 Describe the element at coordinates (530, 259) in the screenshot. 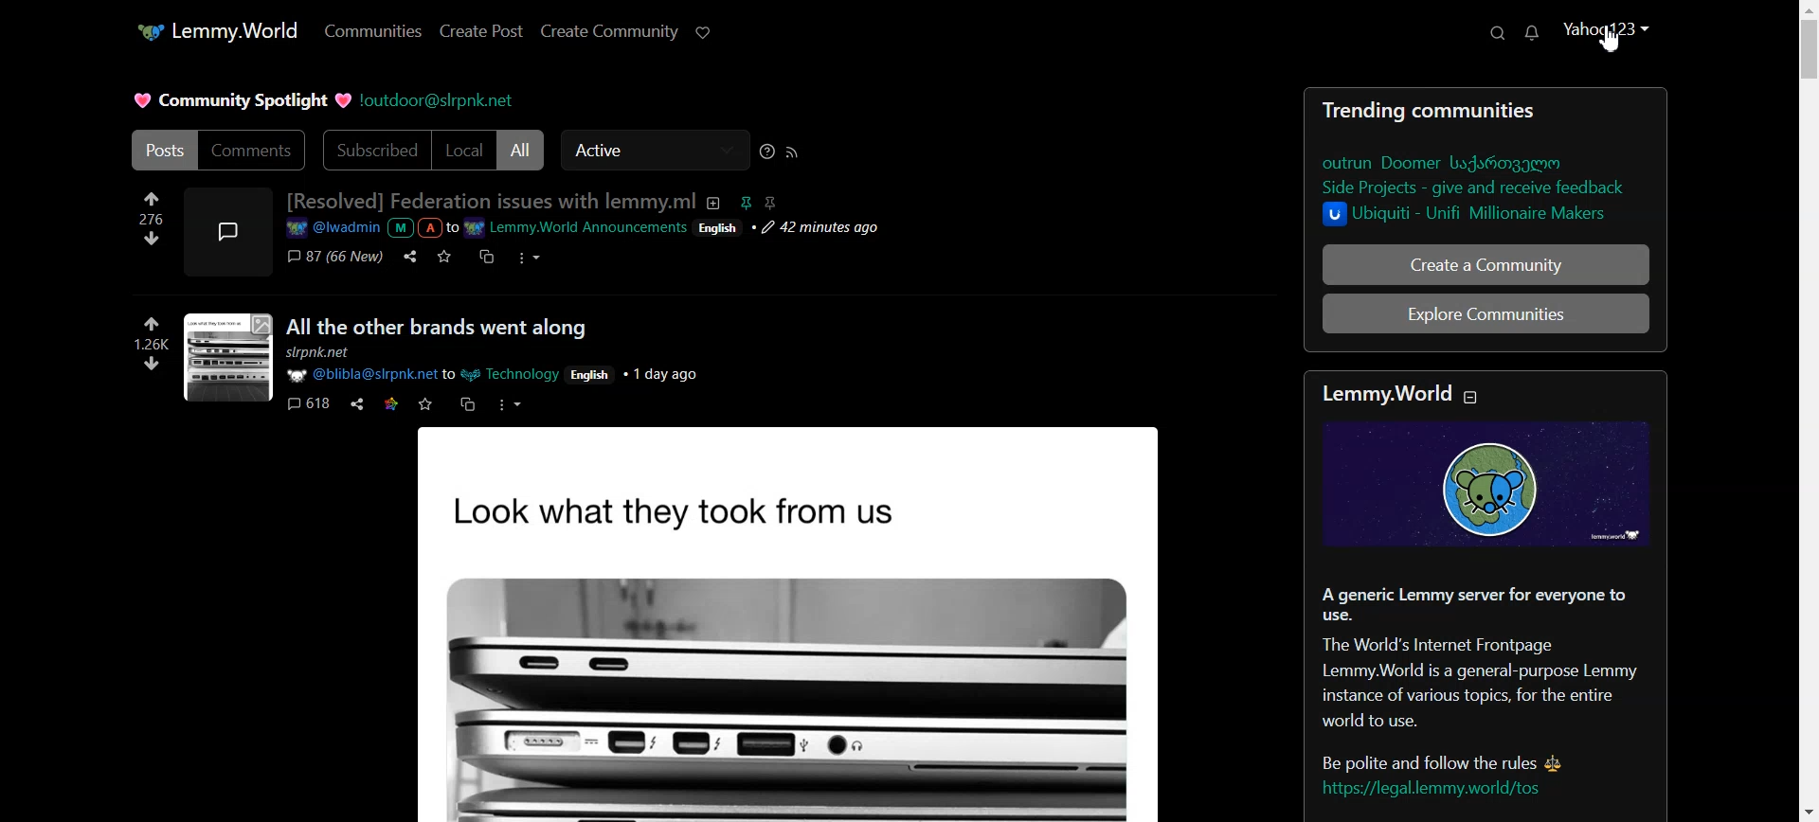

I see `more actions` at that location.